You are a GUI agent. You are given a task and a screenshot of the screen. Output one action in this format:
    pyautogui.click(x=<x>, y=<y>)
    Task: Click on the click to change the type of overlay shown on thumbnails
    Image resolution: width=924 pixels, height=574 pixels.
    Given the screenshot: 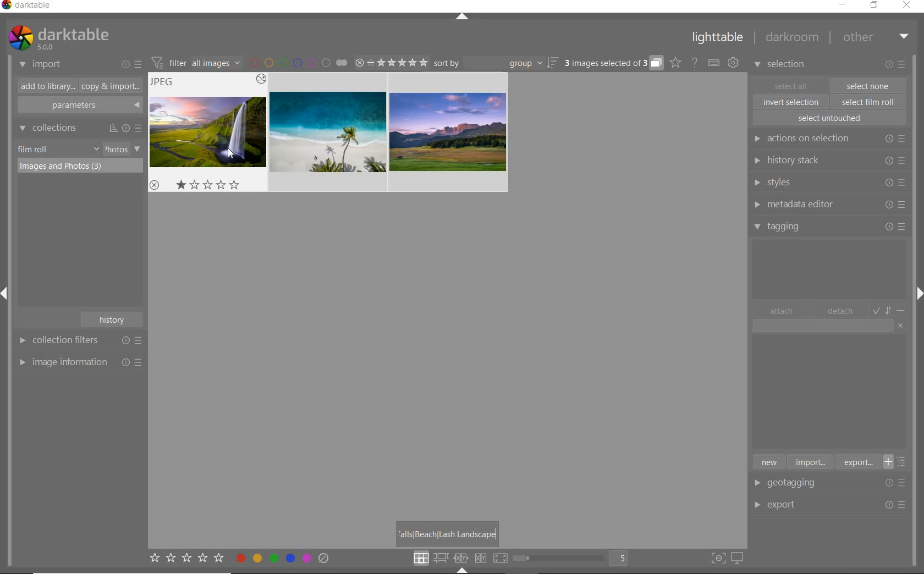 What is the action you would take?
    pyautogui.click(x=676, y=63)
    